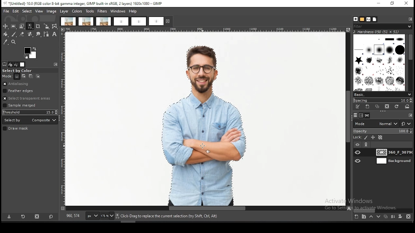 The image size is (415, 233). I want to click on layer visibility on/off, so click(358, 145).